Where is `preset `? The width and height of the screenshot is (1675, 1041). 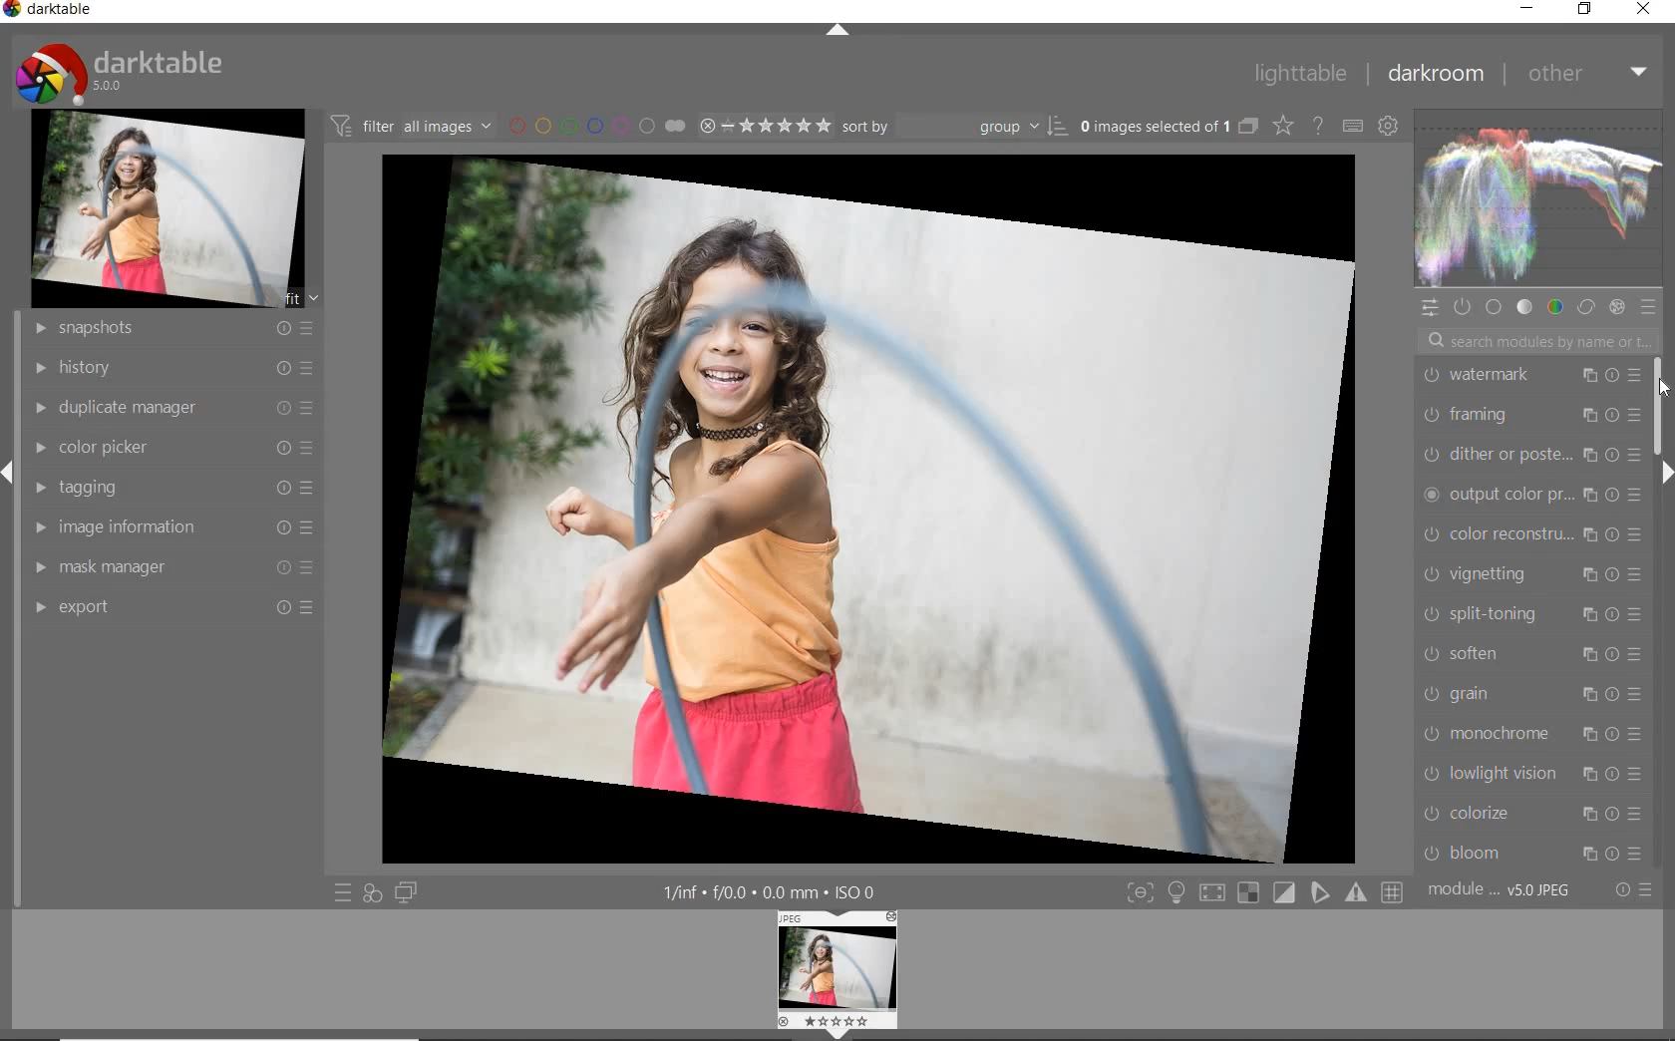 preset  is located at coordinates (1649, 309).